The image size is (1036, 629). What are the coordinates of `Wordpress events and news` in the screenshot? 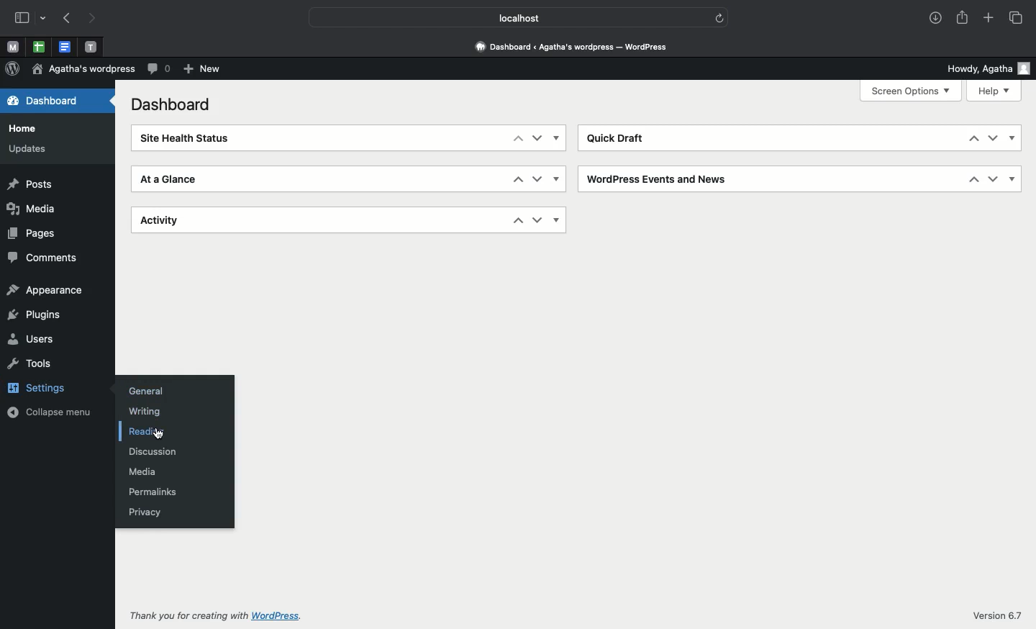 It's located at (660, 180).